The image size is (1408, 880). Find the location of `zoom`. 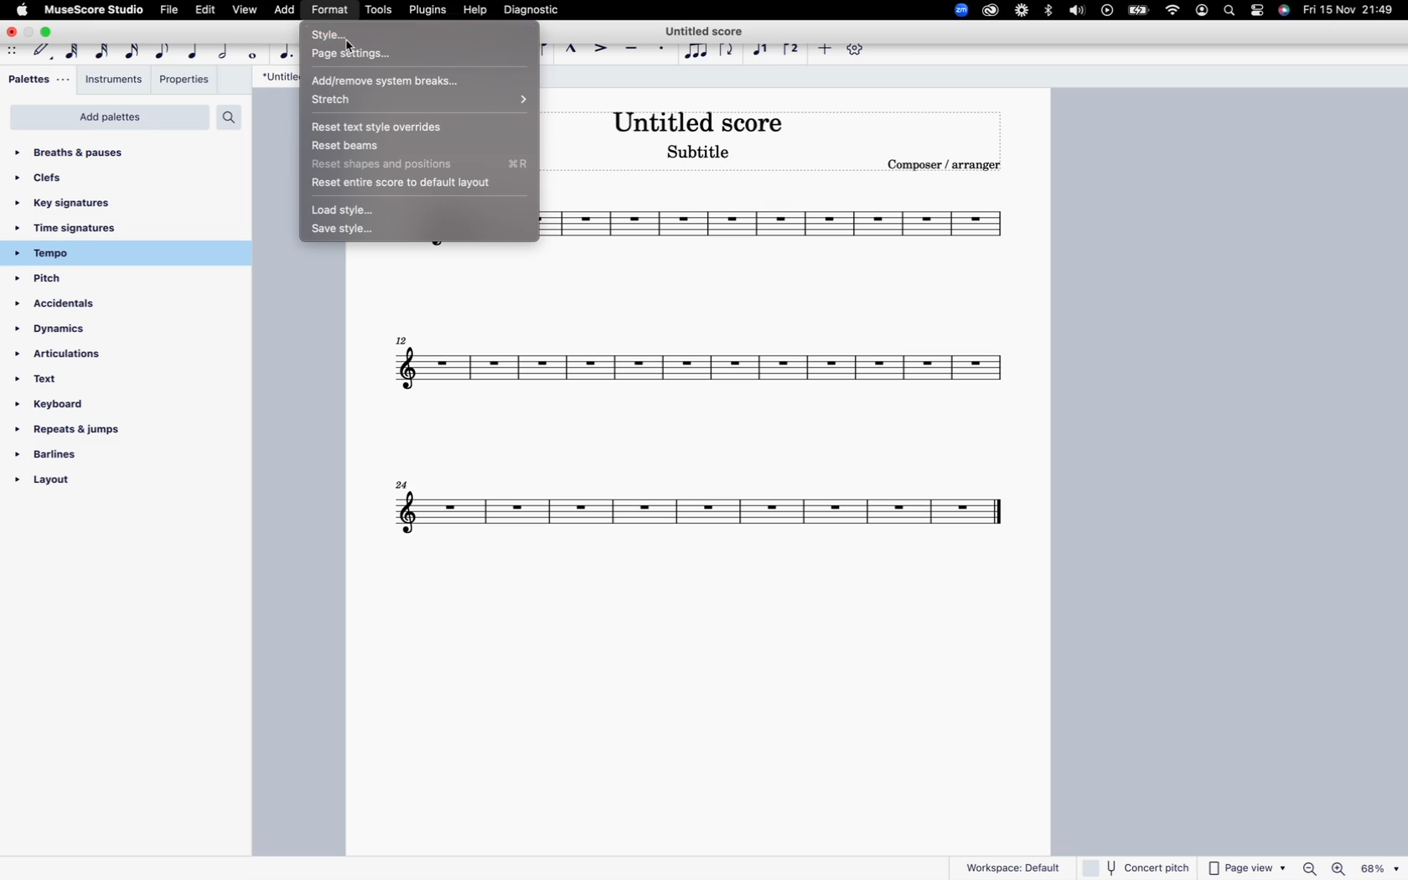

zoom is located at coordinates (1349, 869).